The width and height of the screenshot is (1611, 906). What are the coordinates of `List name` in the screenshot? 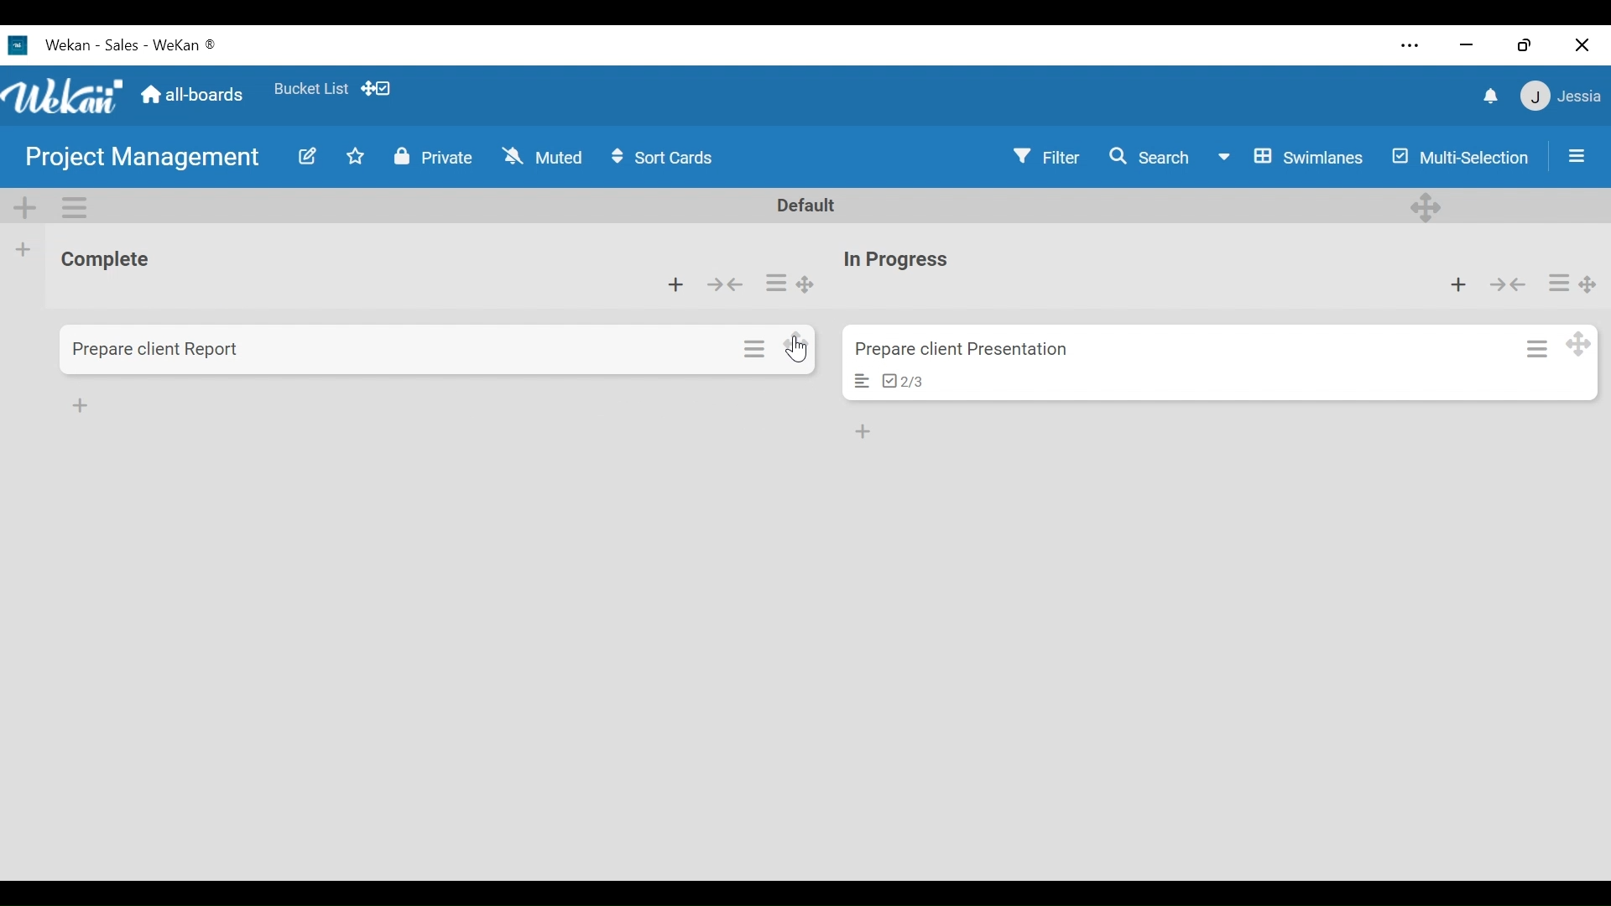 It's located at (898, 261).